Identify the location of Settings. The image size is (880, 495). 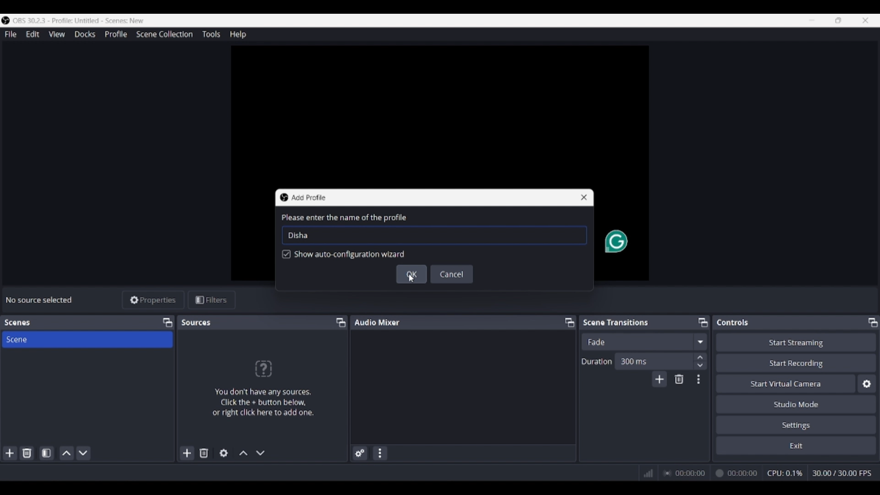
(797, 424).